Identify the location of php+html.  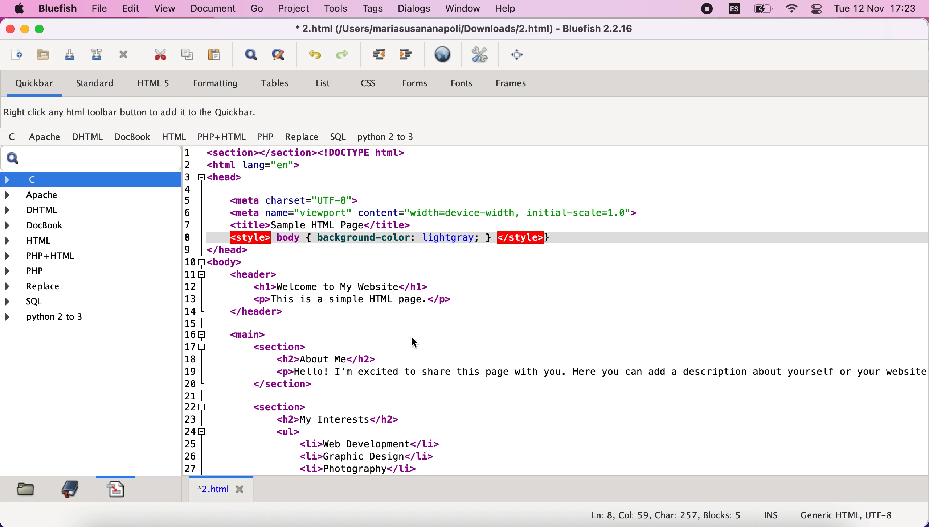
(86, 256).